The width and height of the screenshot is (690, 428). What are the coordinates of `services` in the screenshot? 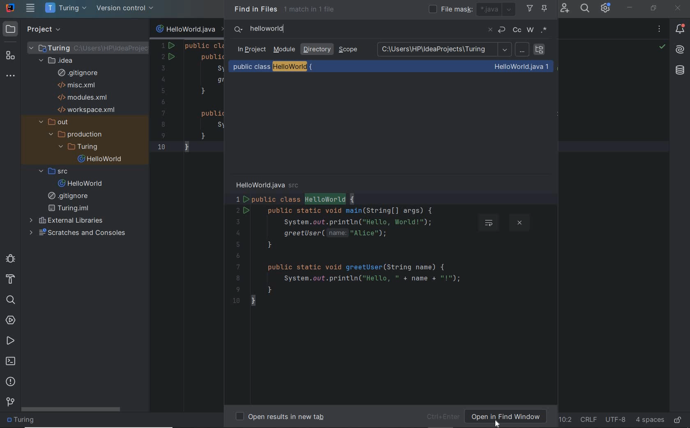 It's located at (11, 320).